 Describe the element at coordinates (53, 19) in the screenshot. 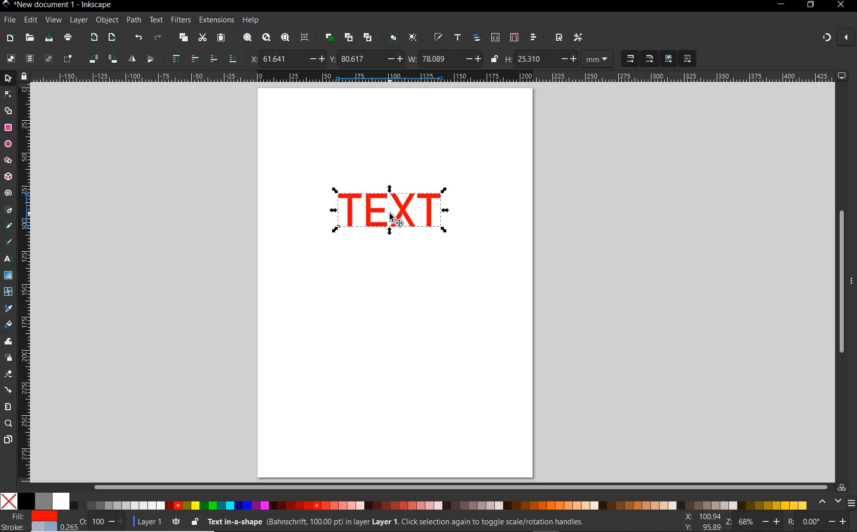

I see `view` at that location.